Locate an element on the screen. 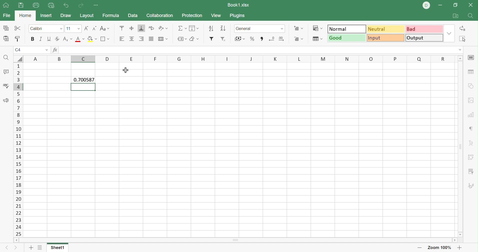 This screenshot has width=478, height=252. Italic is located at coordinates (41, 38).